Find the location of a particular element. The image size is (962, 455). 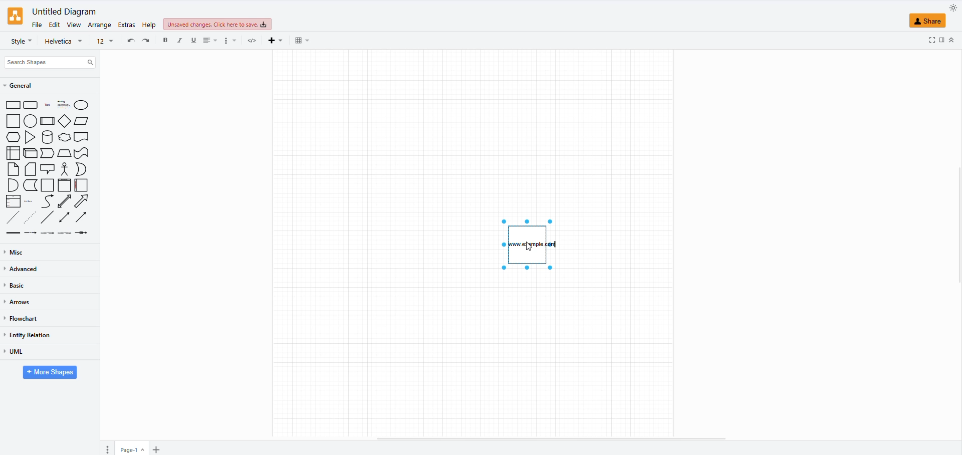

html is located at coordinates (254, 40).